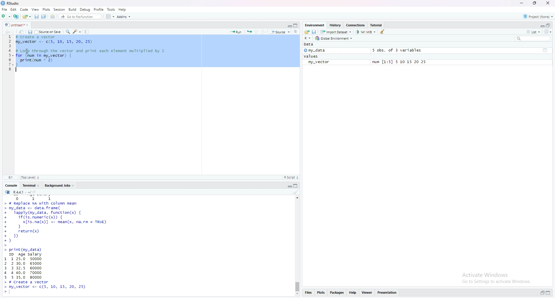 The height and width of the screenshot is (298, 555). I want to click on view the current working directory, so click(36, 192).